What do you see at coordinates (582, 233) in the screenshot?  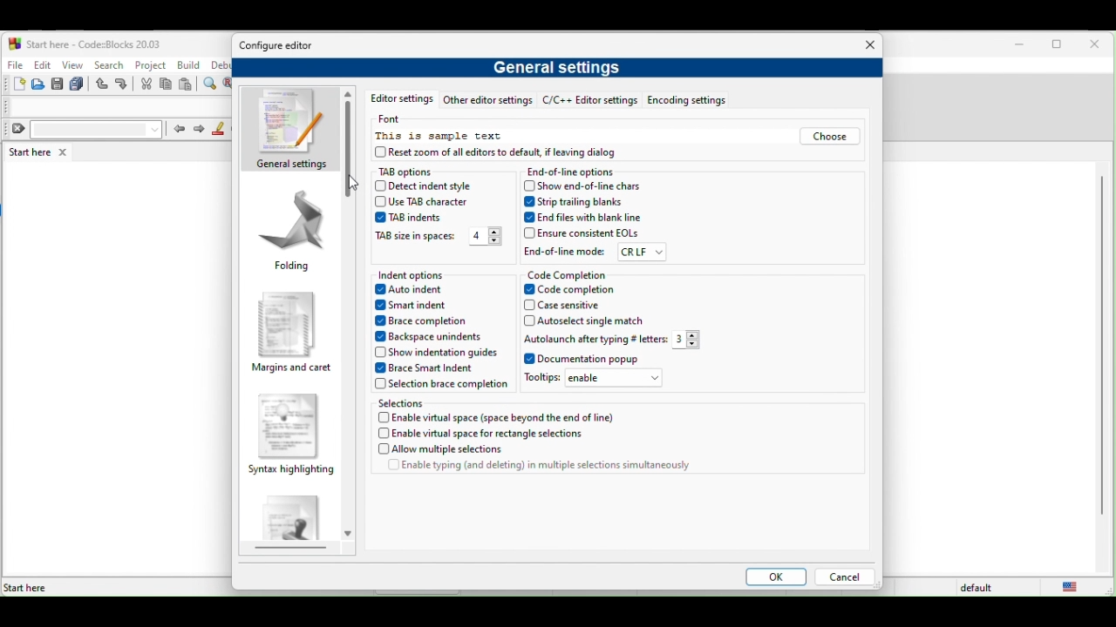 I see `ensure consistent eols` at bounding box center [582, 233].